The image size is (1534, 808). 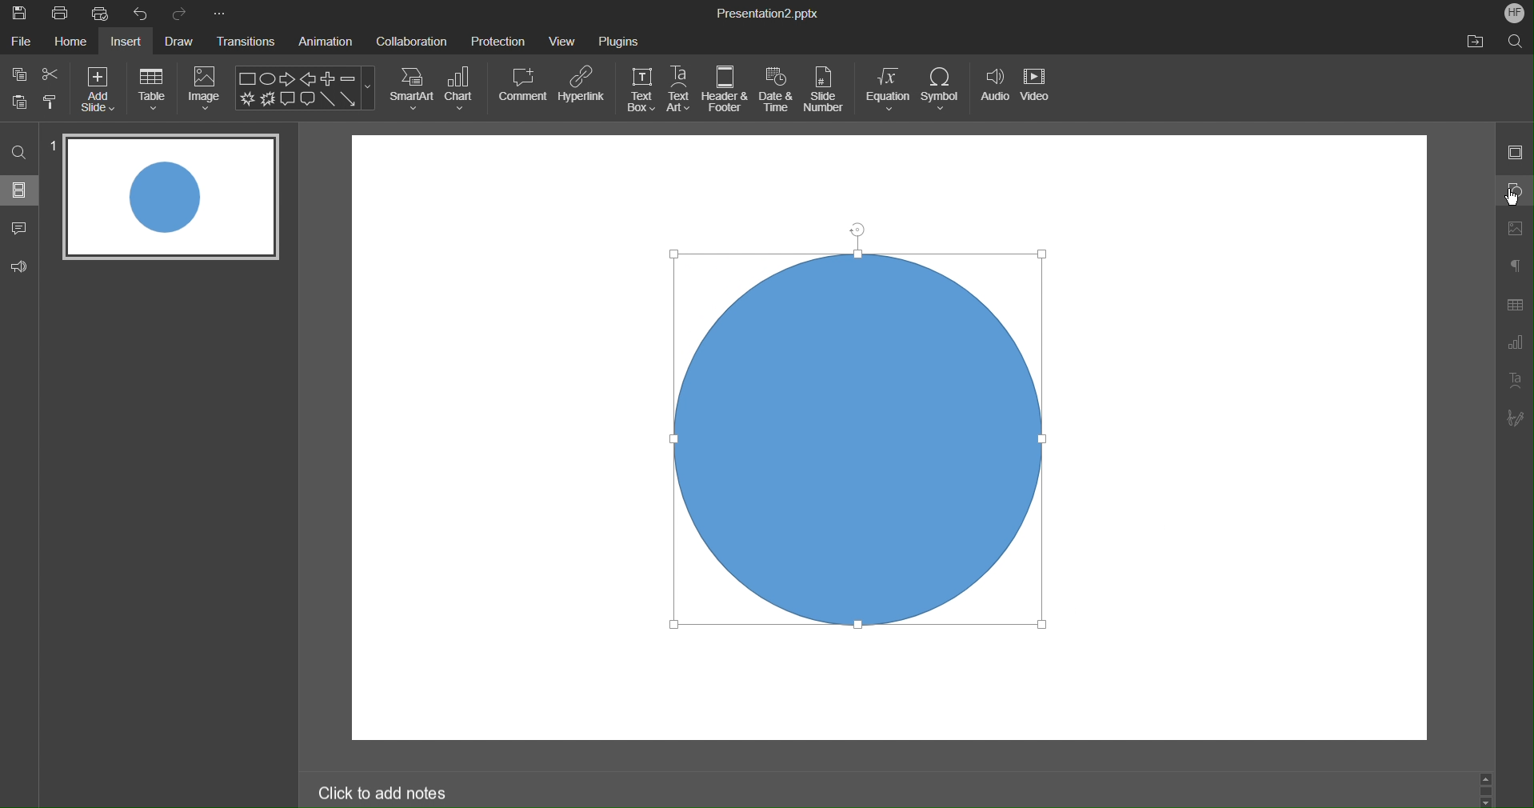 What do you see at coordinates (498, 40) in the screenshot?
I see `Protection` at bounding box center [498, 40].